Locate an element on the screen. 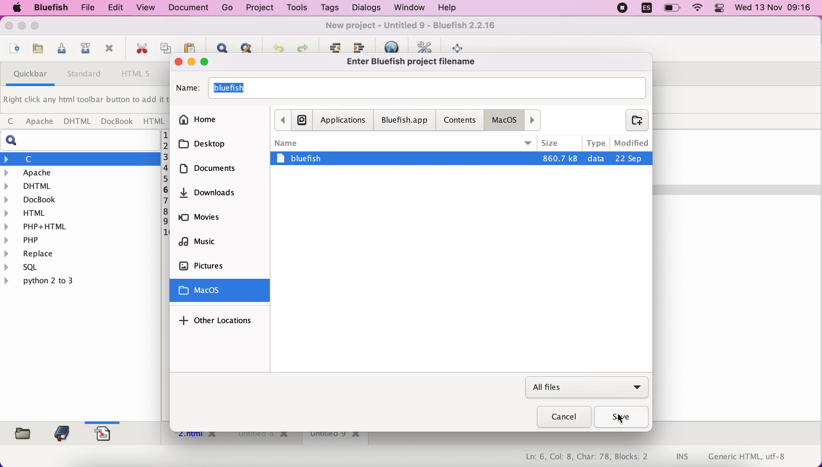  save file is located at coordinates (37, 49).